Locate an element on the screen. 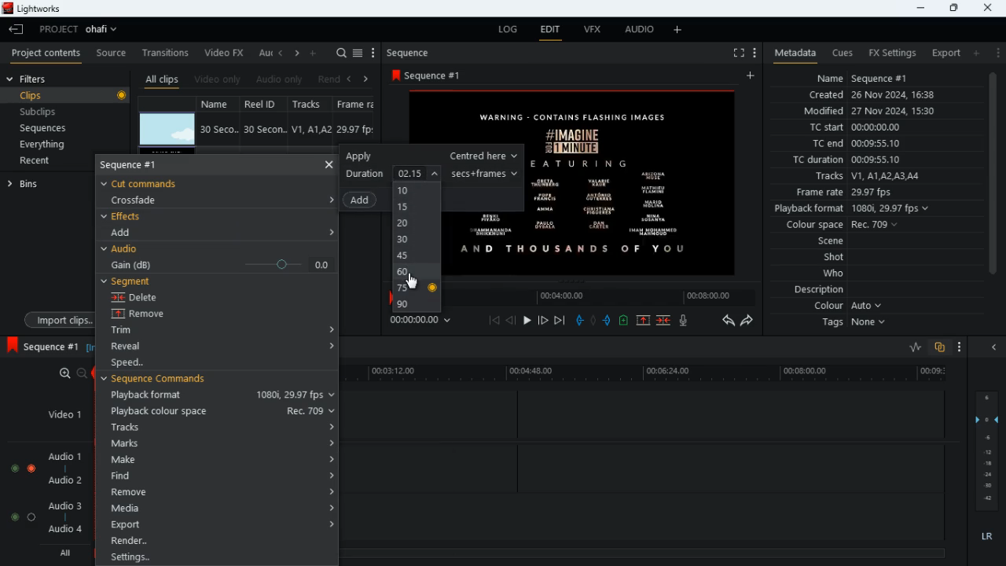 The width and height of the screenshot is (1006, 566). add is located at coordinates (128, 232).